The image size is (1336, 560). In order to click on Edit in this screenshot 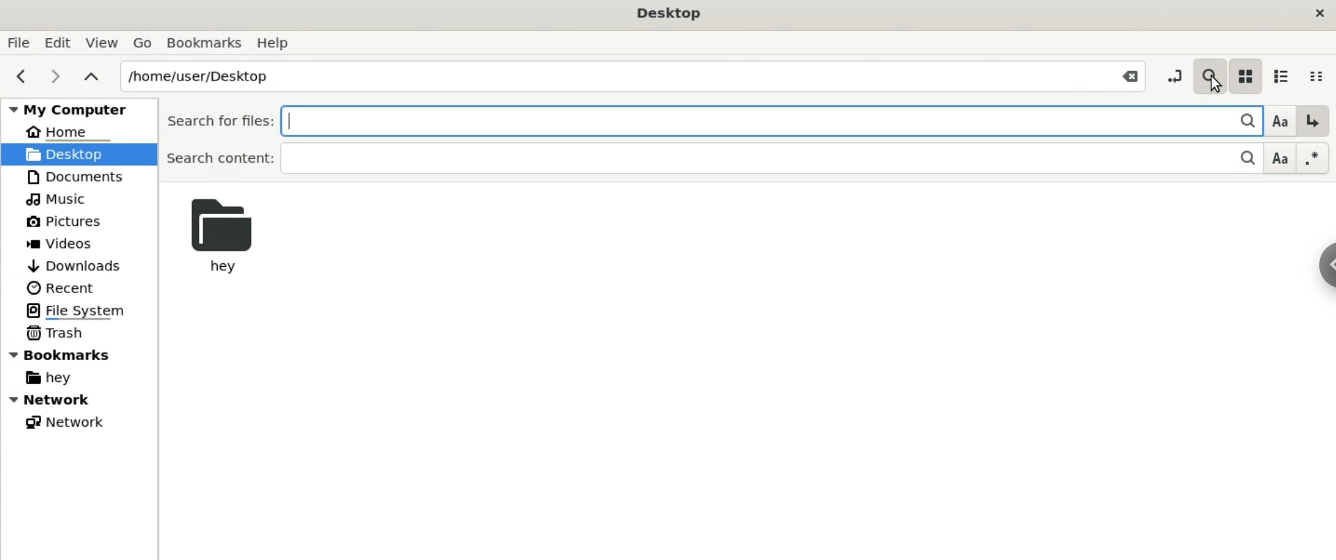, I will do `click(56, 41)`.